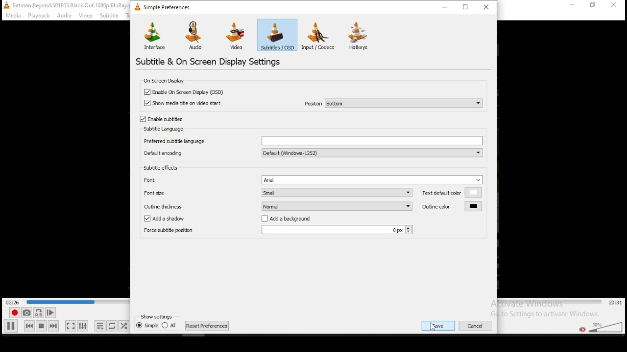 Image resolution: width=627 pixels, height=352 pixels. Describe the element at coordinates (100, 327) in the screenshot. I see `toggle playlist` at that location.